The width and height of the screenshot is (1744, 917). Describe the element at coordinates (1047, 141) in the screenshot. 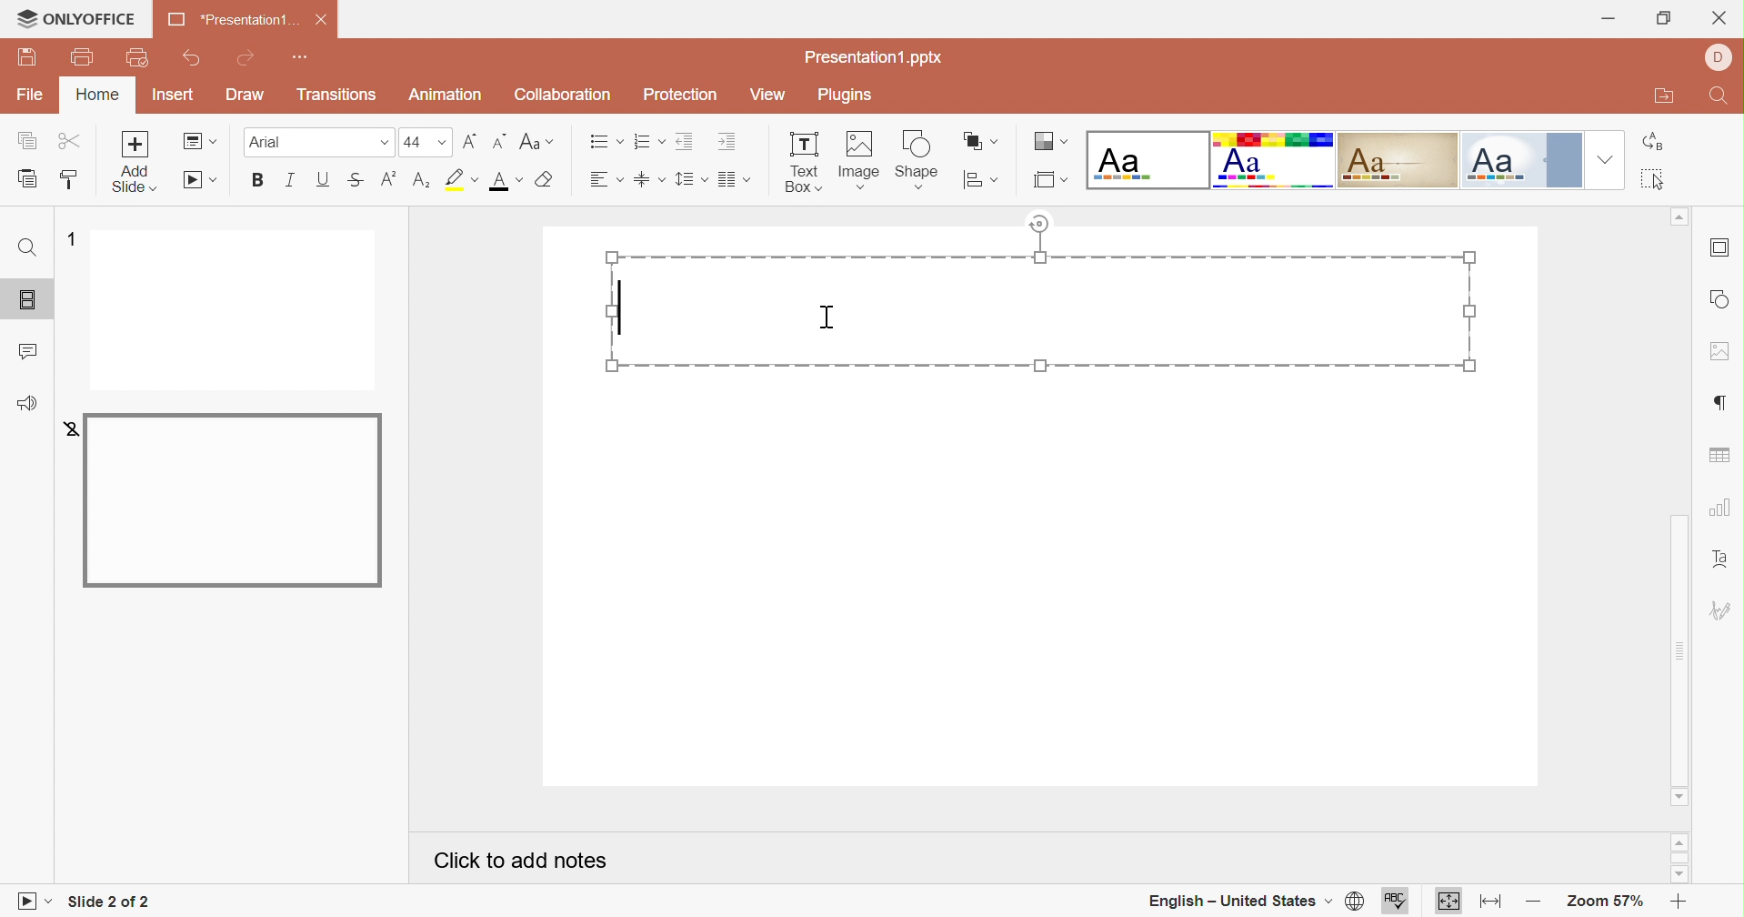

I see `Change color theme` at that location.